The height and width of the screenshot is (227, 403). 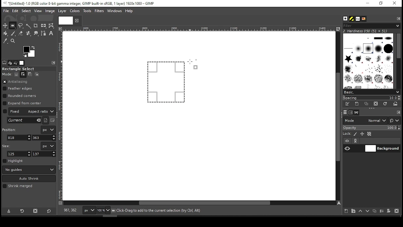 What do you see at coordinates (22, 102) in the screenshot?
I see `expand from center` at bounding box center [22, 102].